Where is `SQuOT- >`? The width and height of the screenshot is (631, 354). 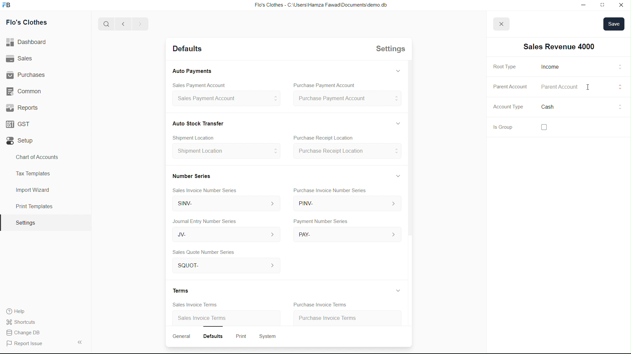 SQuOT- > is located at coordinates (224, 266).